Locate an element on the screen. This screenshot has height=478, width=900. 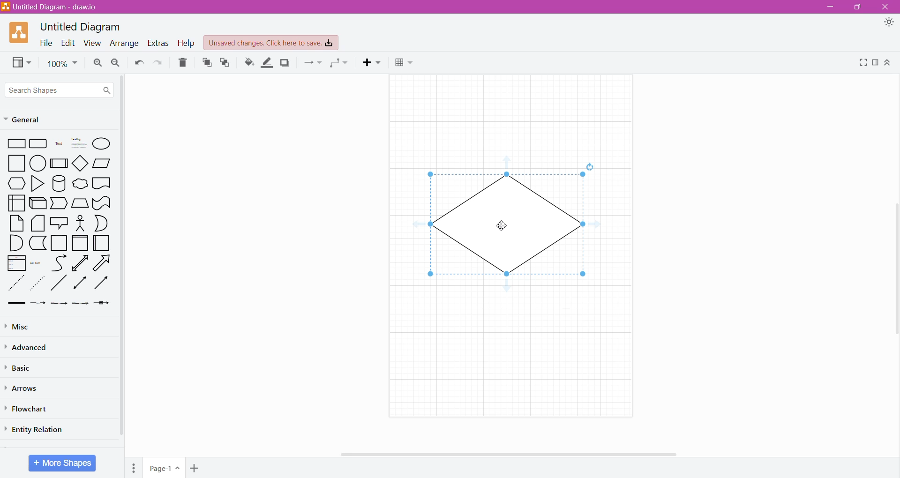
View is located at coordinates (21, 63).